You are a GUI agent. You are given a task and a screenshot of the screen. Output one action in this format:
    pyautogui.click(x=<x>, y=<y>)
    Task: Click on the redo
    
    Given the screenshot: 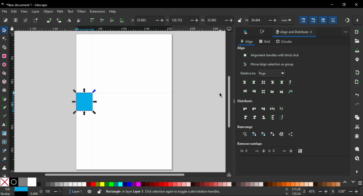 What is the action you would take?
    pyautogui.click(x=357, y=104)
    